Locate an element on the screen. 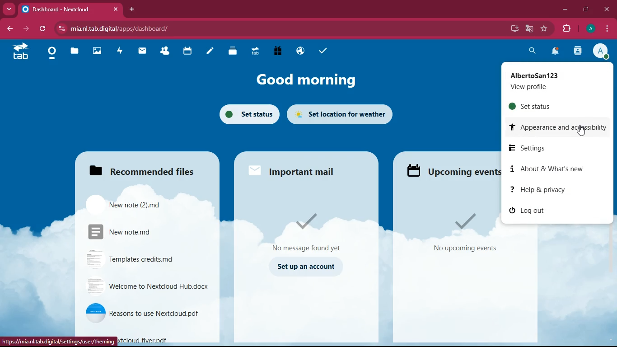 The image size is (617, 347). refresh is located at coordinates (45, 29).